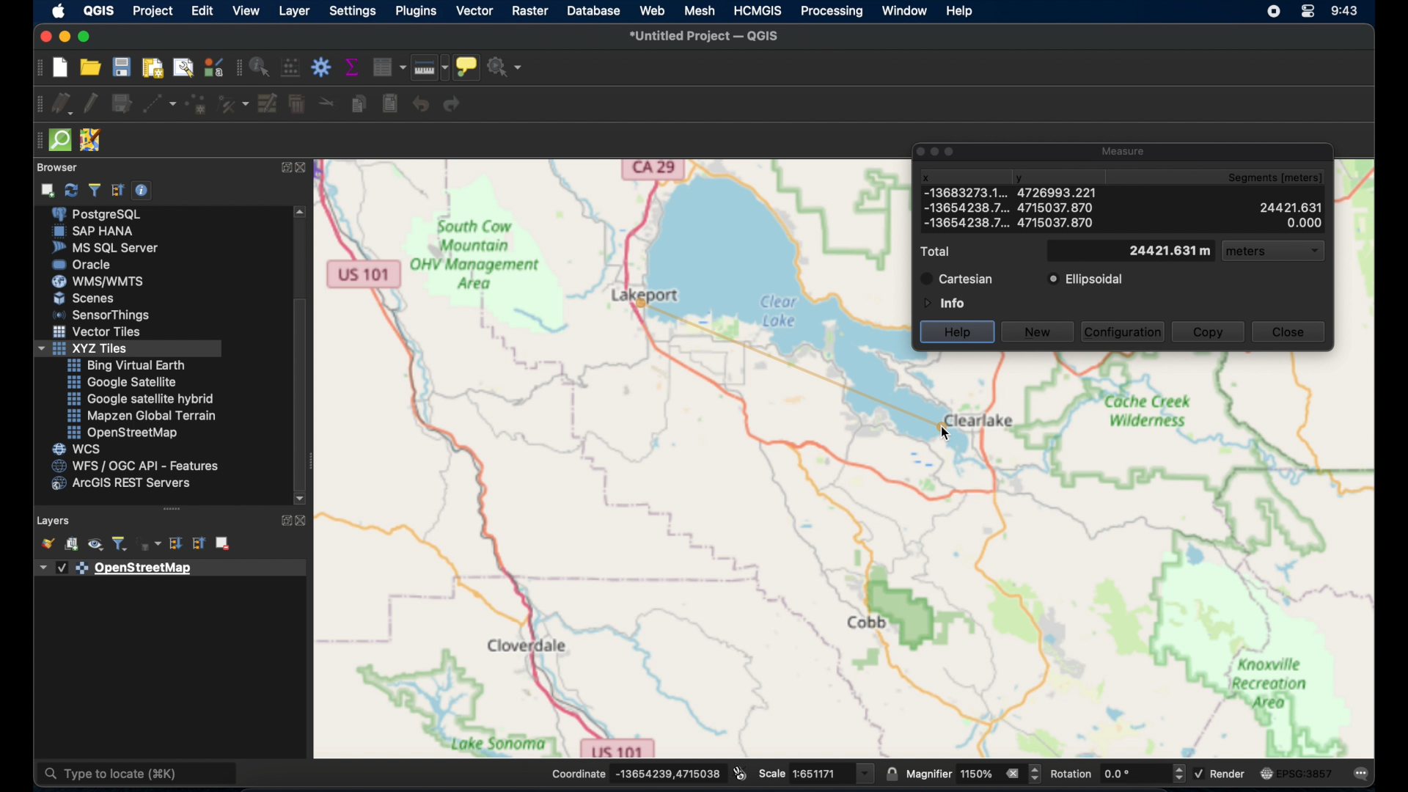 The width and height of the screenshot is (1408, 792). Describe the element at coordinates (63, 37) in the screenshot. I see `minimize ` at that location.